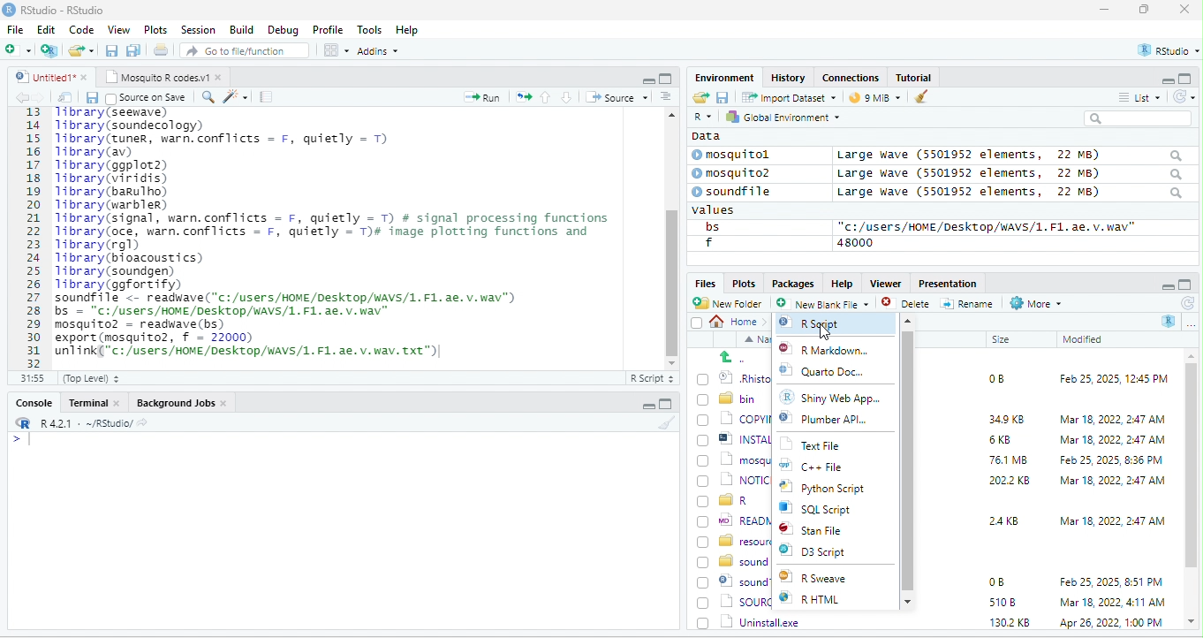 Image resolution: width=1203 pixels, height=638 pixels. Describe the element at coordinates (328, 30) in the screenshot. I see `Profile` at that location.